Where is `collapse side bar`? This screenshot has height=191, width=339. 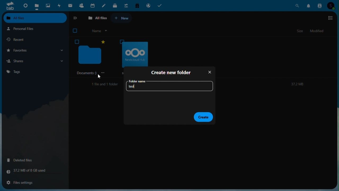
collapse side bar is located at coordinates (76, 17).